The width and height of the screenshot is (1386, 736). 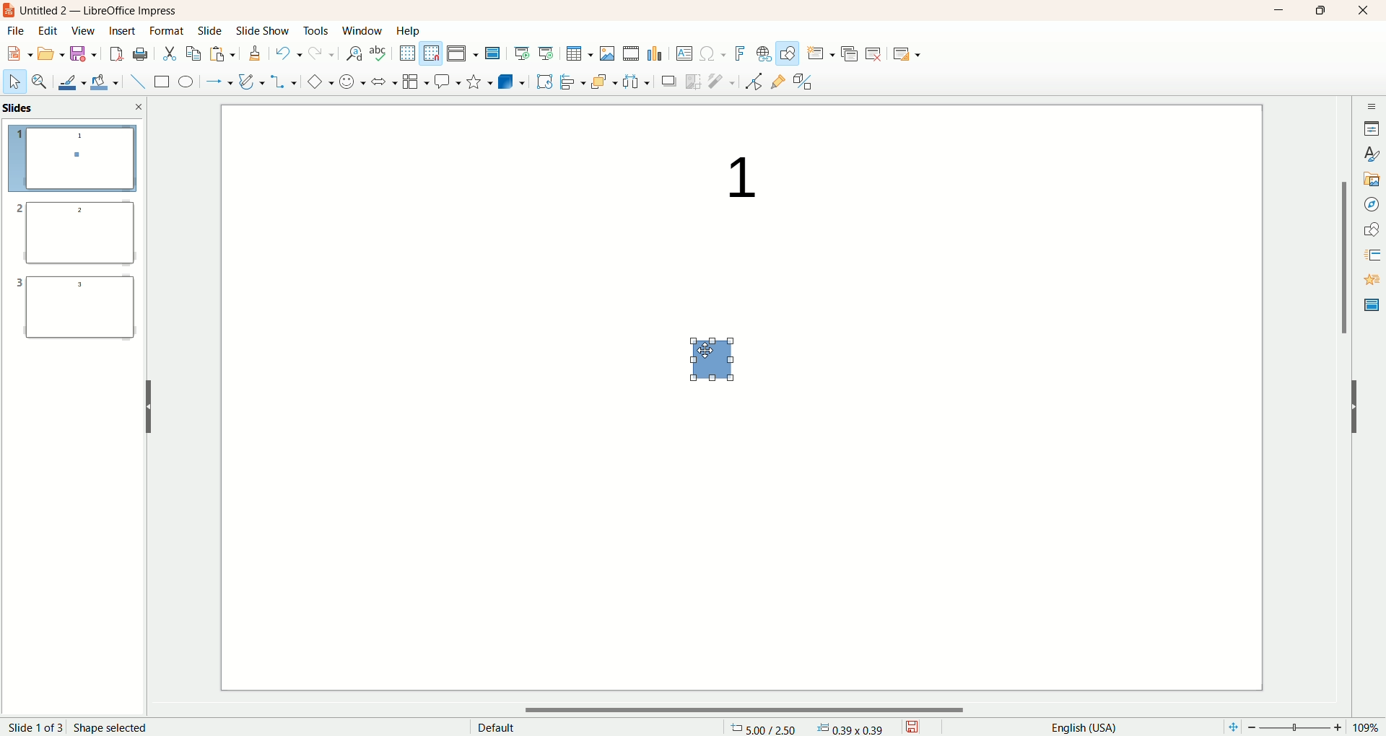 What do you see at coordinates (14, 84) in the screenshot?
I see `select` at bounding box center [14, 84].